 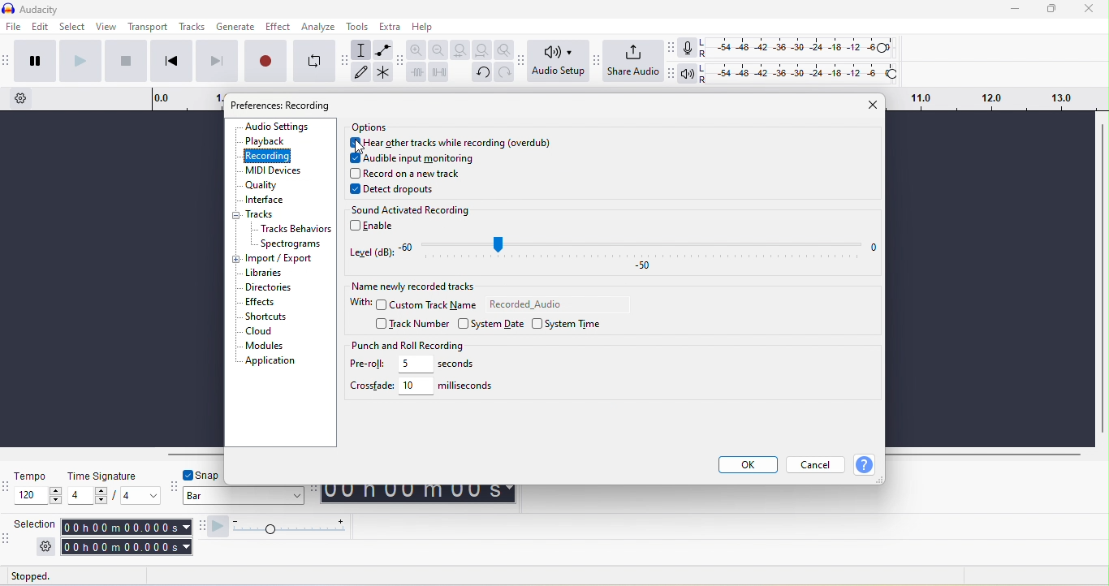 What do you see at coordinates (409, 175) in the screenshot?
I see `record on a new track` at bounding box center [409, 175].